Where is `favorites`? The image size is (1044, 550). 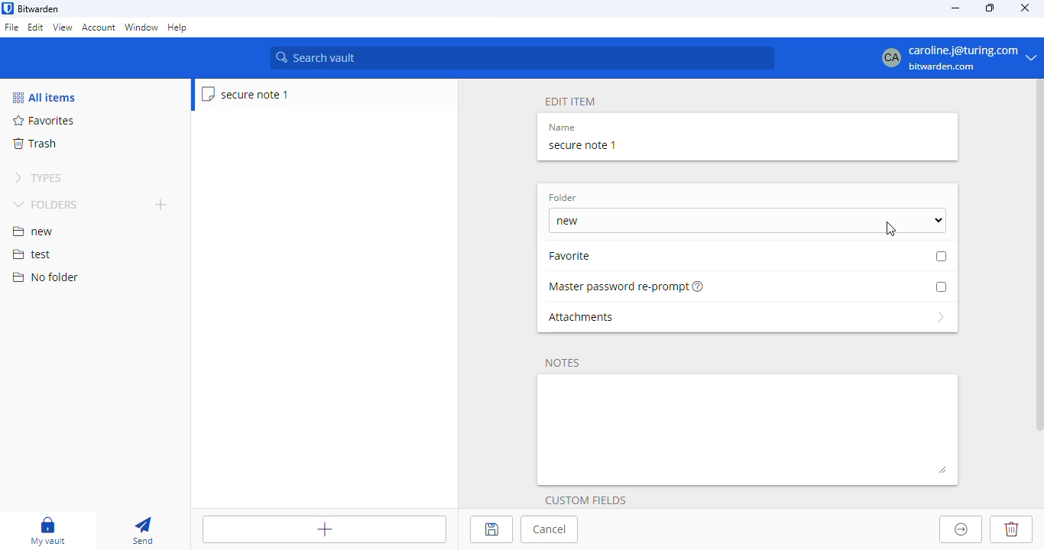
favorites is located at coordinates (44, 121).